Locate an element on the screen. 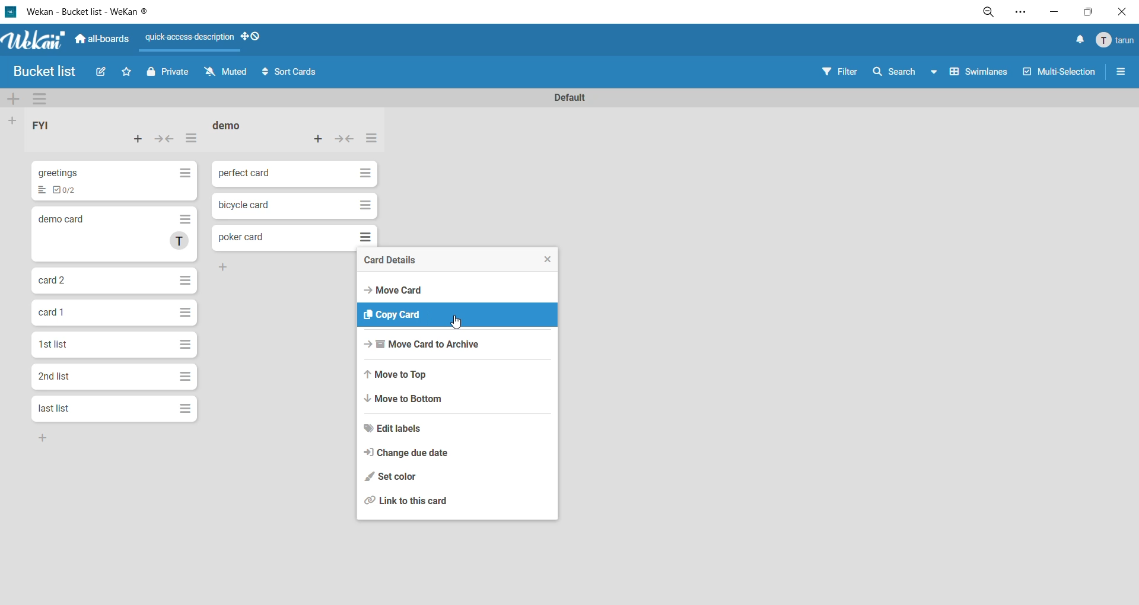 Image resolution: width=1139 pixels, height=605 pixels. multiselection is located at coordinates (1061, 72).